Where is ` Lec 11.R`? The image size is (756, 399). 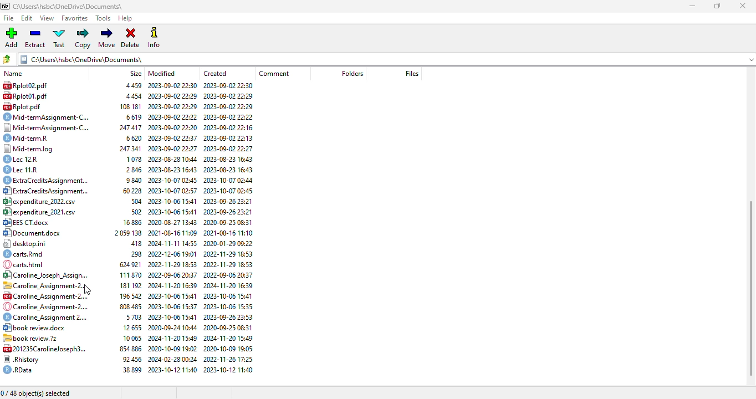  Lec 11.R is located at coordinates (25, 170).